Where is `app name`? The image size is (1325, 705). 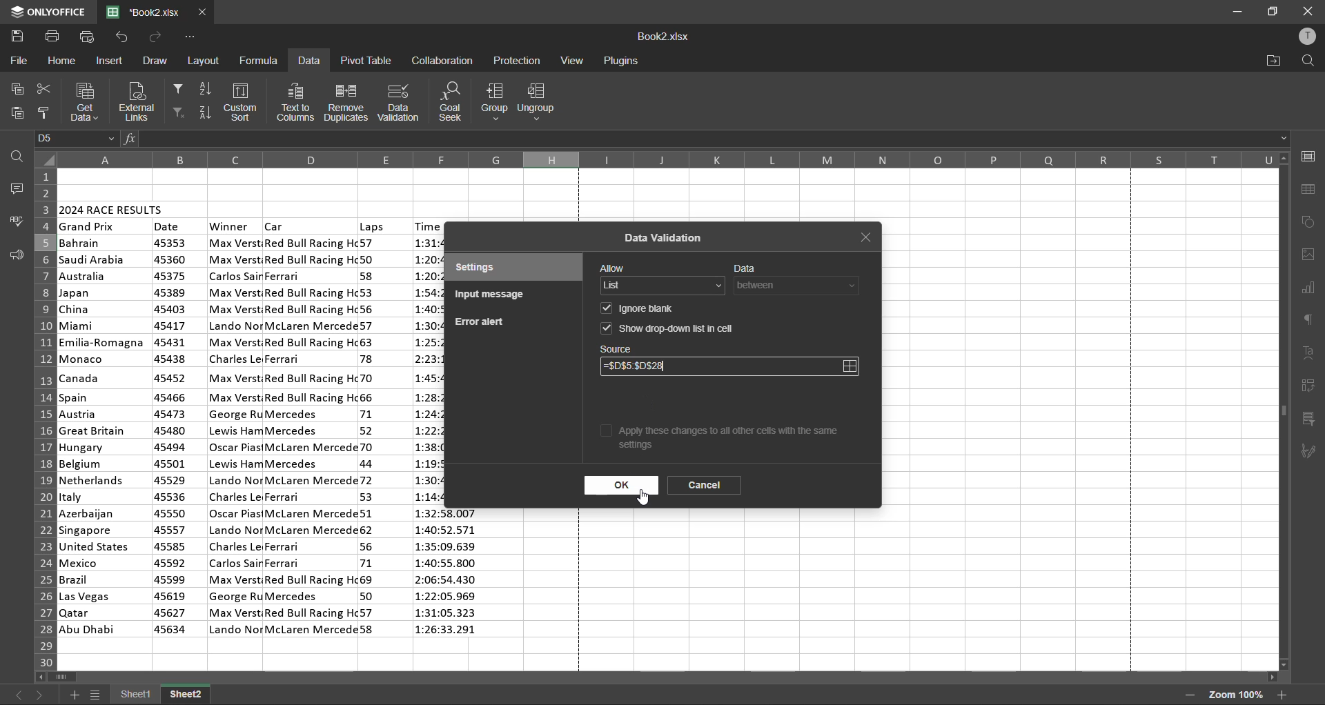
app name is located at coordinates (47, 12).